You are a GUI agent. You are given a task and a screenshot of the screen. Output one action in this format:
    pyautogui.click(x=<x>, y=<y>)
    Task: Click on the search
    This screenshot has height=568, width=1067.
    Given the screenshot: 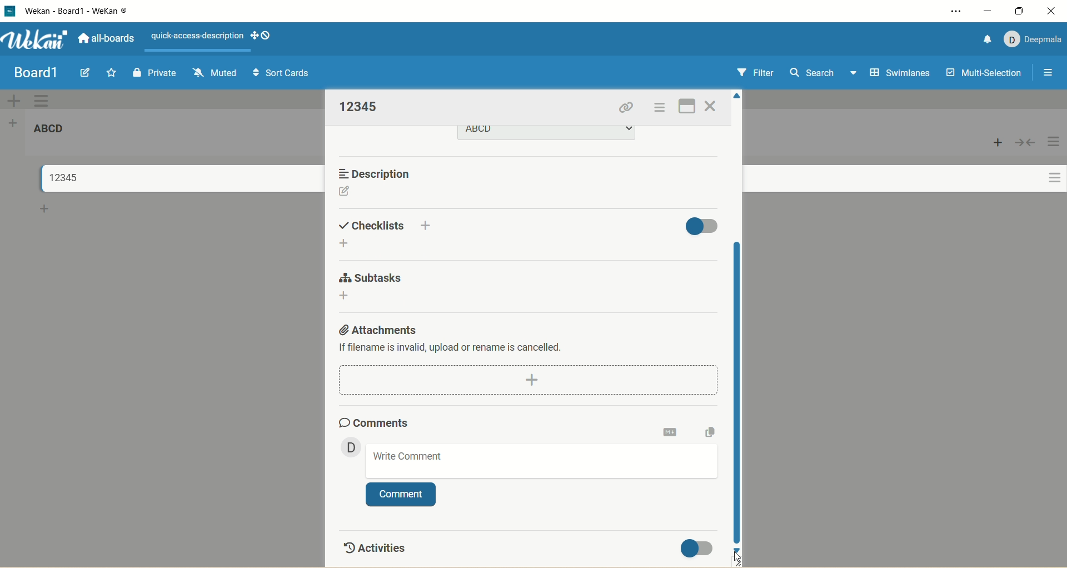 What is the action you would take?
    pyautogui.click(x=823, y=74)
    